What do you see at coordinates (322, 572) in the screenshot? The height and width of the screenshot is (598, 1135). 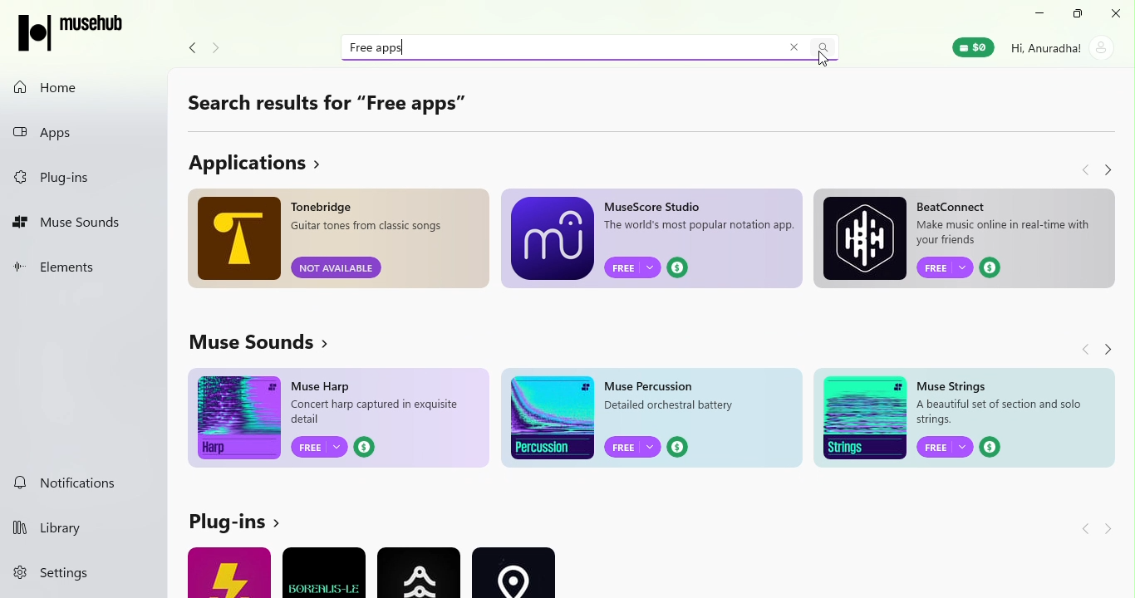 I see `Input` at bounding box center [322, 572].